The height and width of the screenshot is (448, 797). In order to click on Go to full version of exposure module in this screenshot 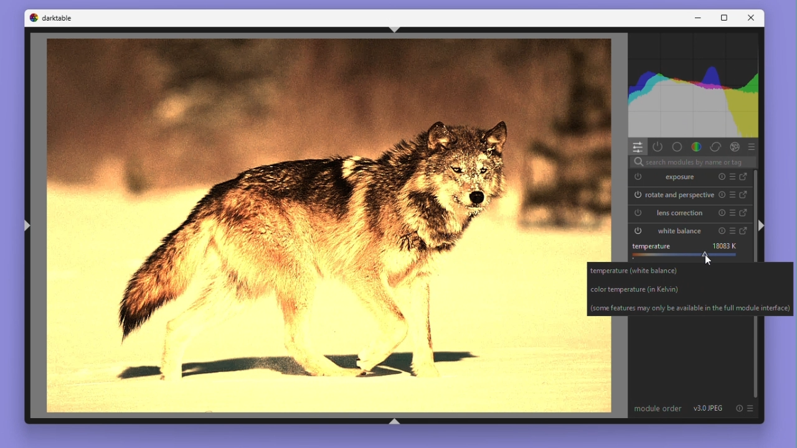, I will do `click(745, 177)`.